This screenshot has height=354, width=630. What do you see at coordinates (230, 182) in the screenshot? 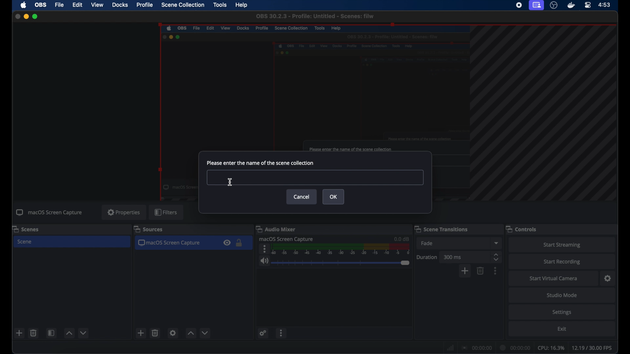
I see `I beam cursor` at bounding box center [230, 182].